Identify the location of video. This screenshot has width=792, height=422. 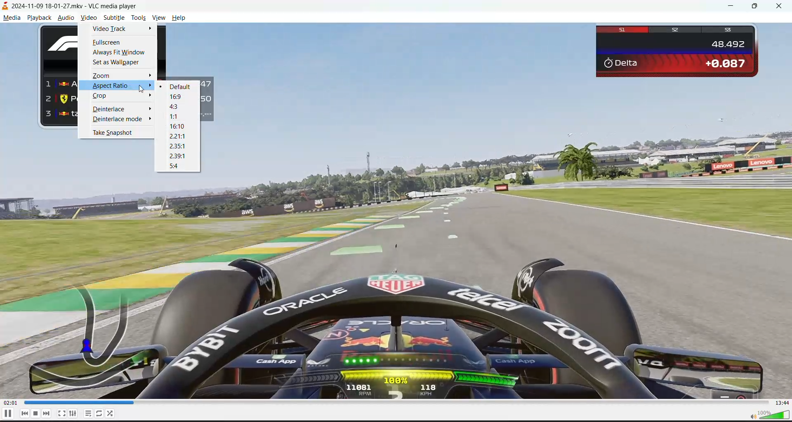
(89, 19).